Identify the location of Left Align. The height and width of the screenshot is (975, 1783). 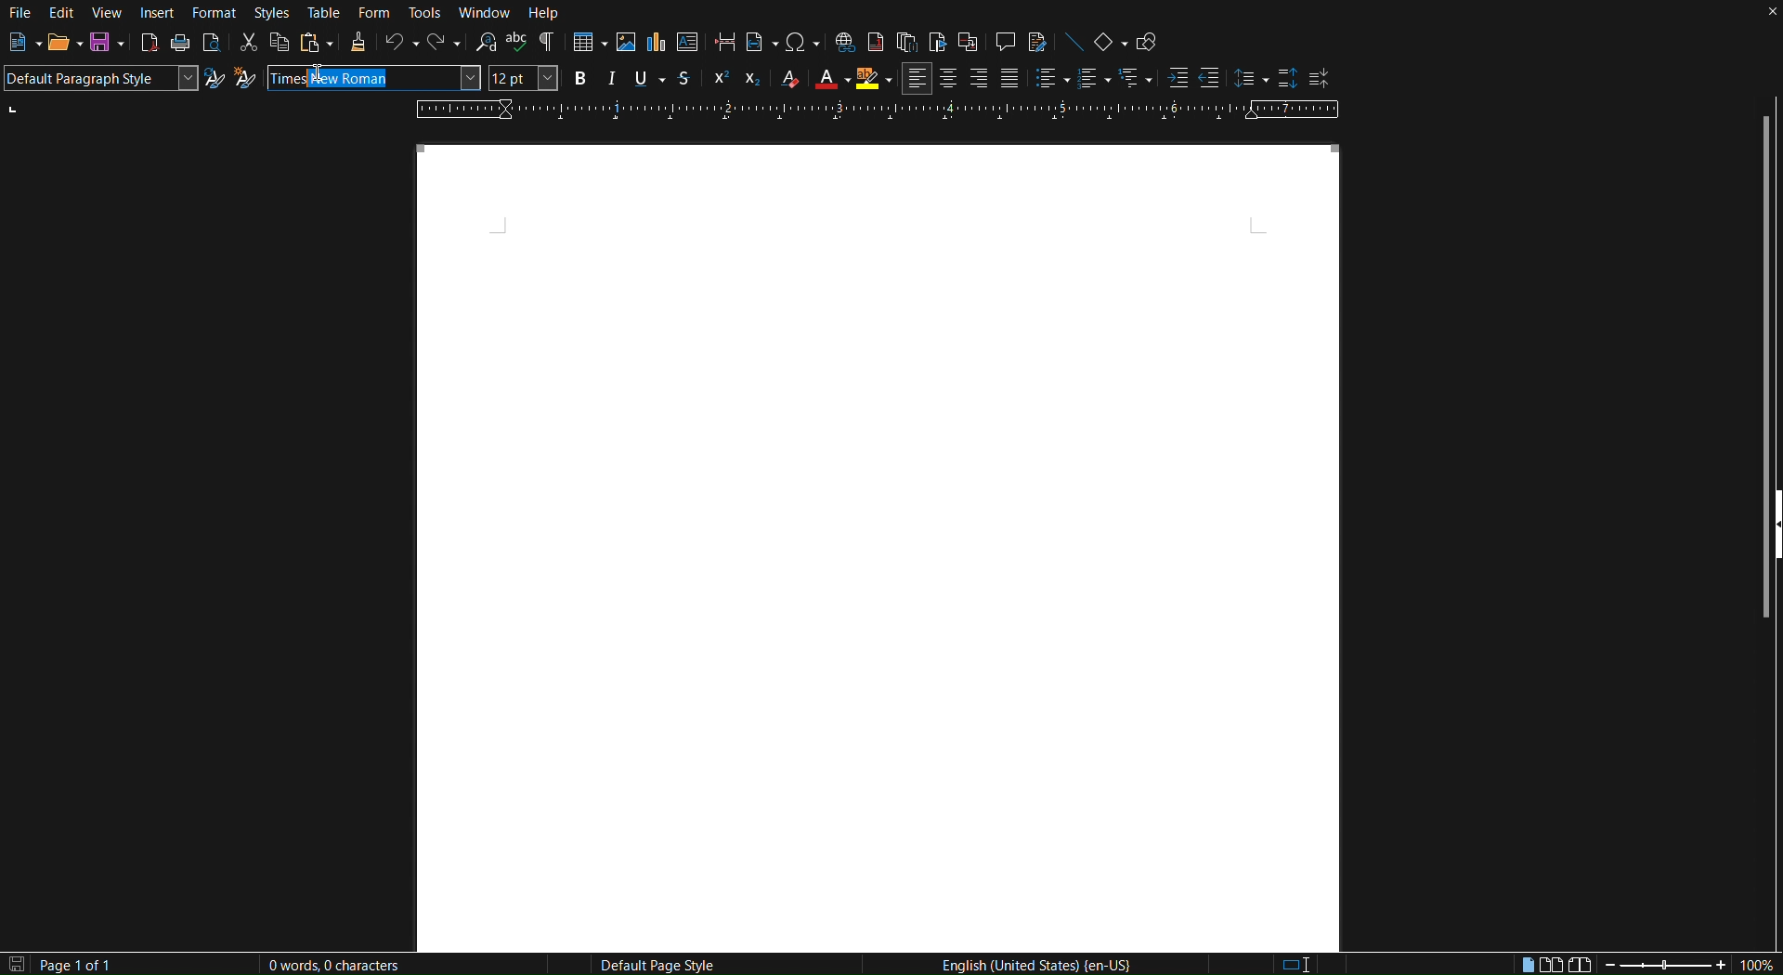
(918, 79).